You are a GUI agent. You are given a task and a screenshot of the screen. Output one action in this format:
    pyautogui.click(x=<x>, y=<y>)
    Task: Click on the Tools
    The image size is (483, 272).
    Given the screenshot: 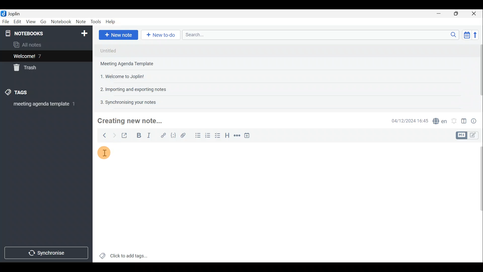 What is the action you would take?
    pyautogui.click(x=96, y=22)
    